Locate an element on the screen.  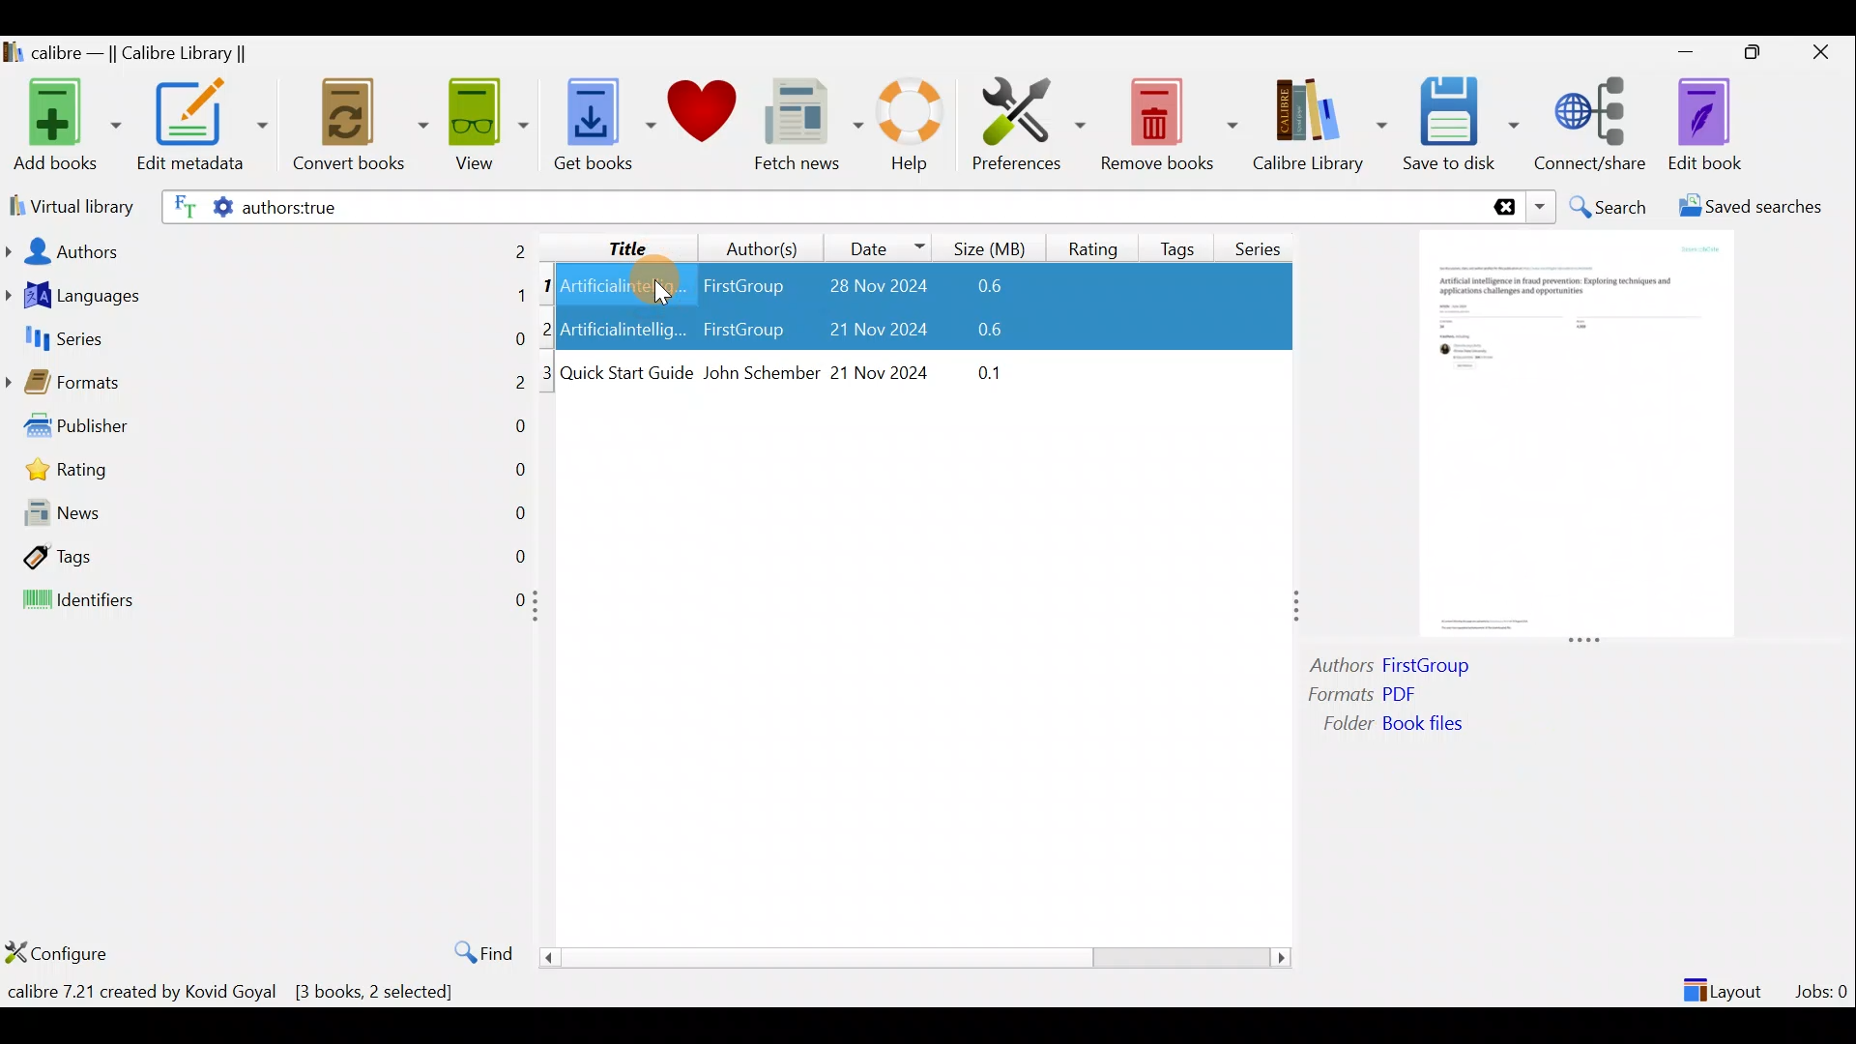
Series is located at coordinates (1264, 242).